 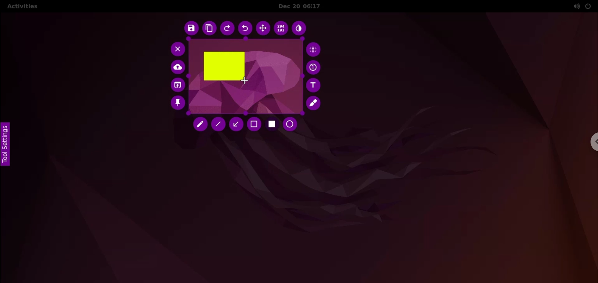 I want to click on cancel capture, so click(x=176, y=49).